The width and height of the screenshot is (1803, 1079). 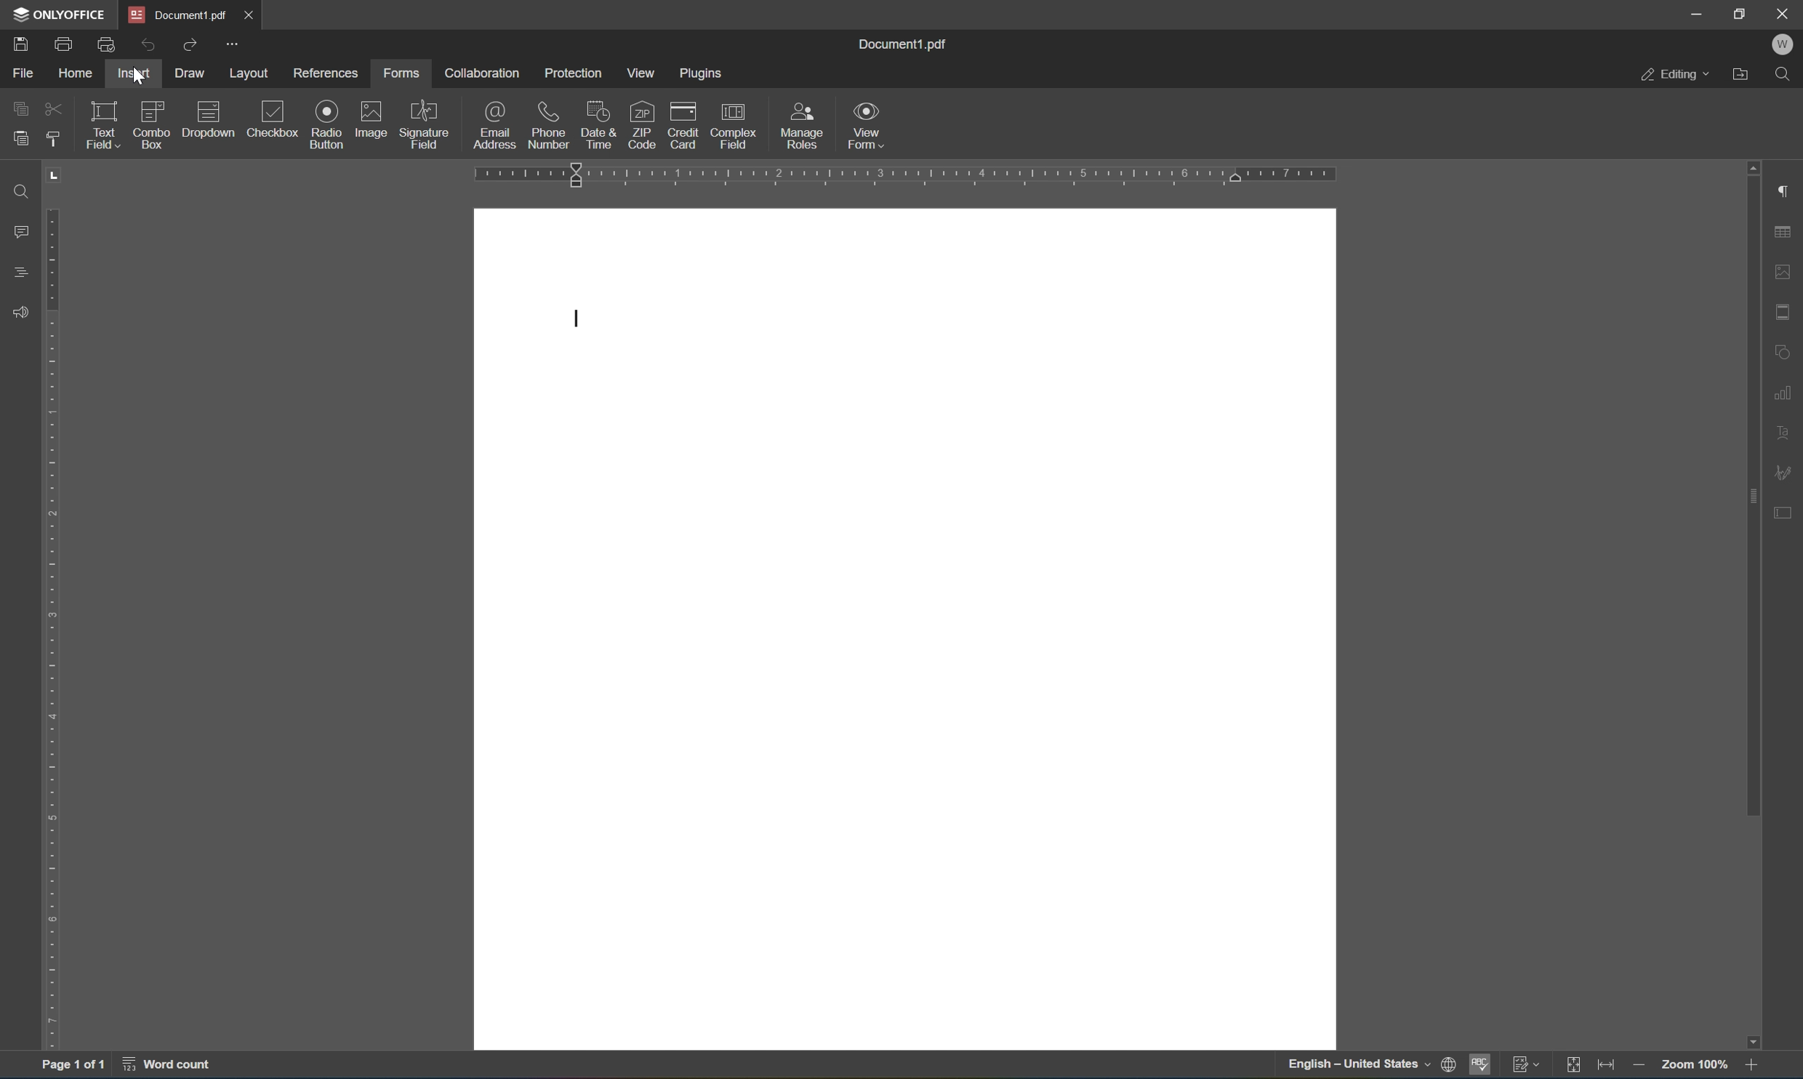 What do you see at coordinates (18, 313) in the screenshot?
I see `Feedback and support` at bounding box center [18, 313].